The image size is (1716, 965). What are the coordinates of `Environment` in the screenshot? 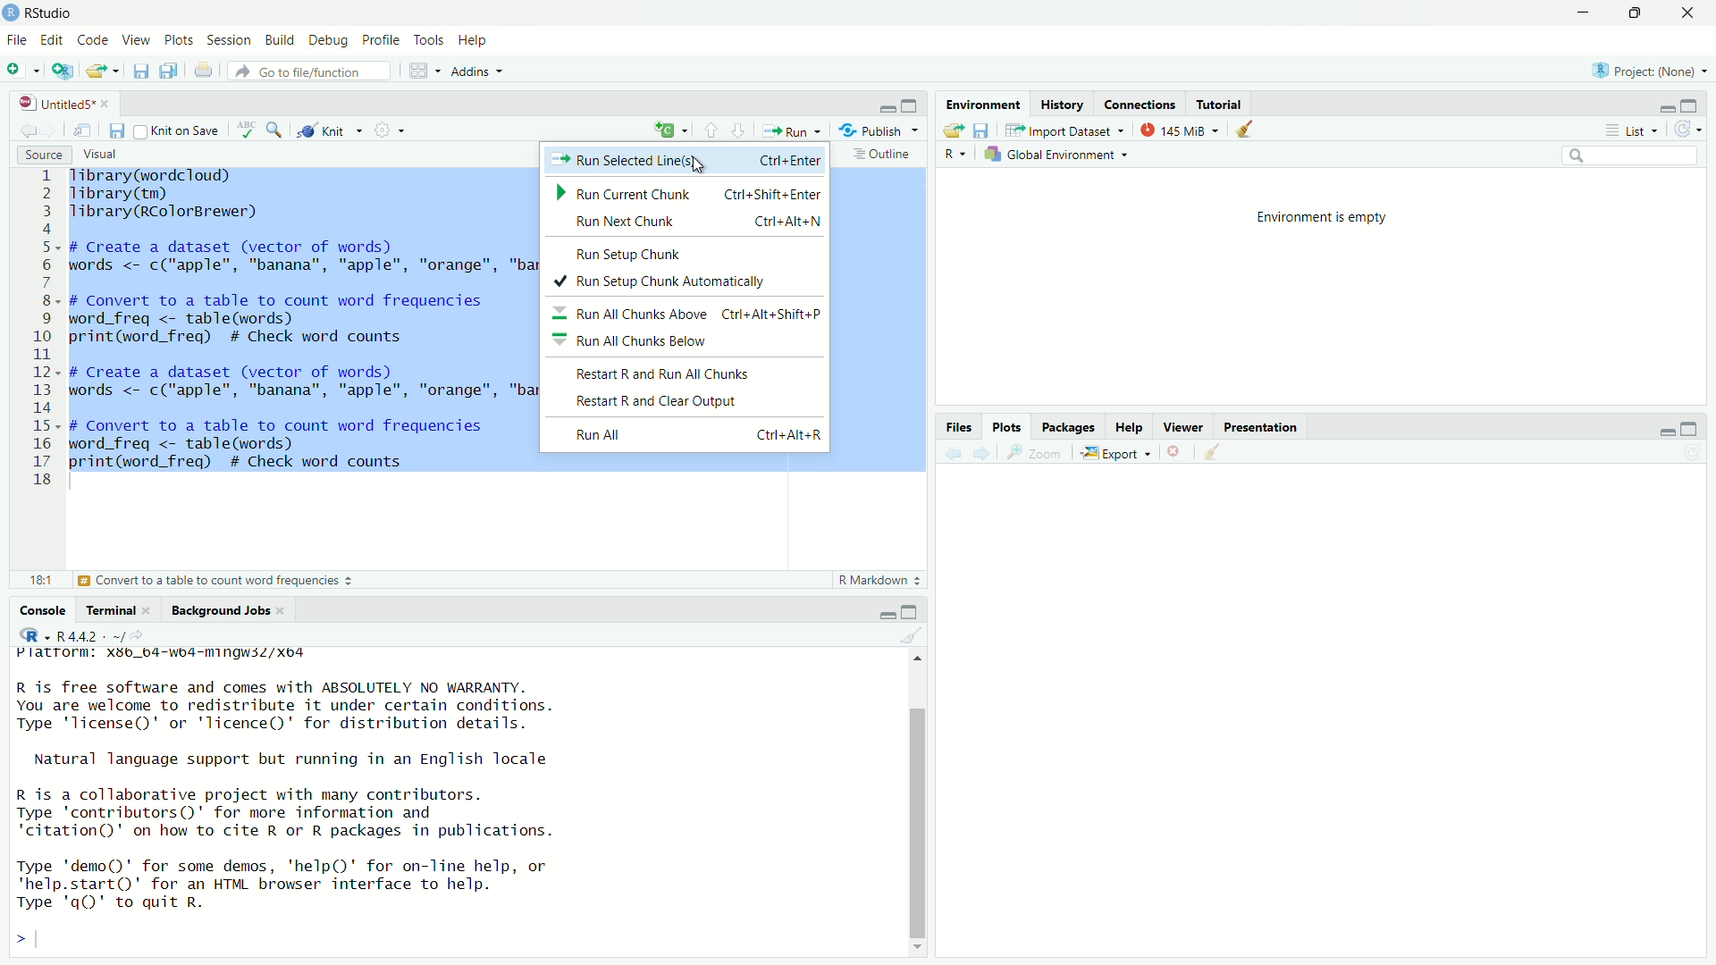 It's located at (982, 105).